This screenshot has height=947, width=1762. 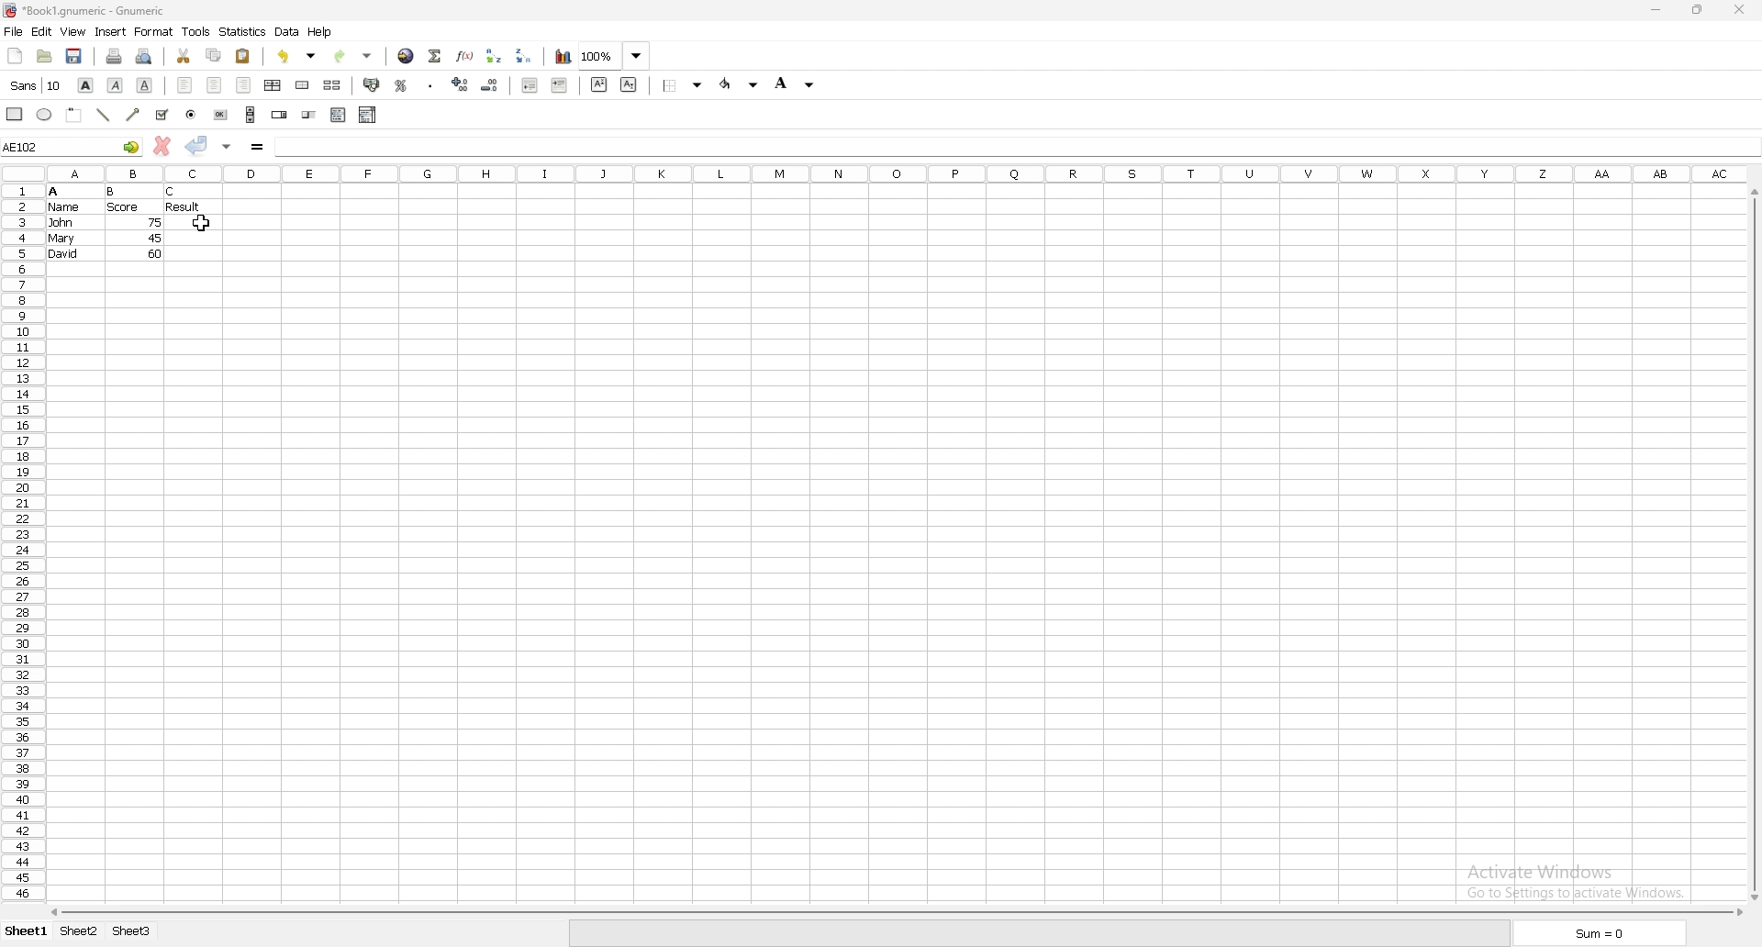 I want to click on insert, so click(x=110, y=32).